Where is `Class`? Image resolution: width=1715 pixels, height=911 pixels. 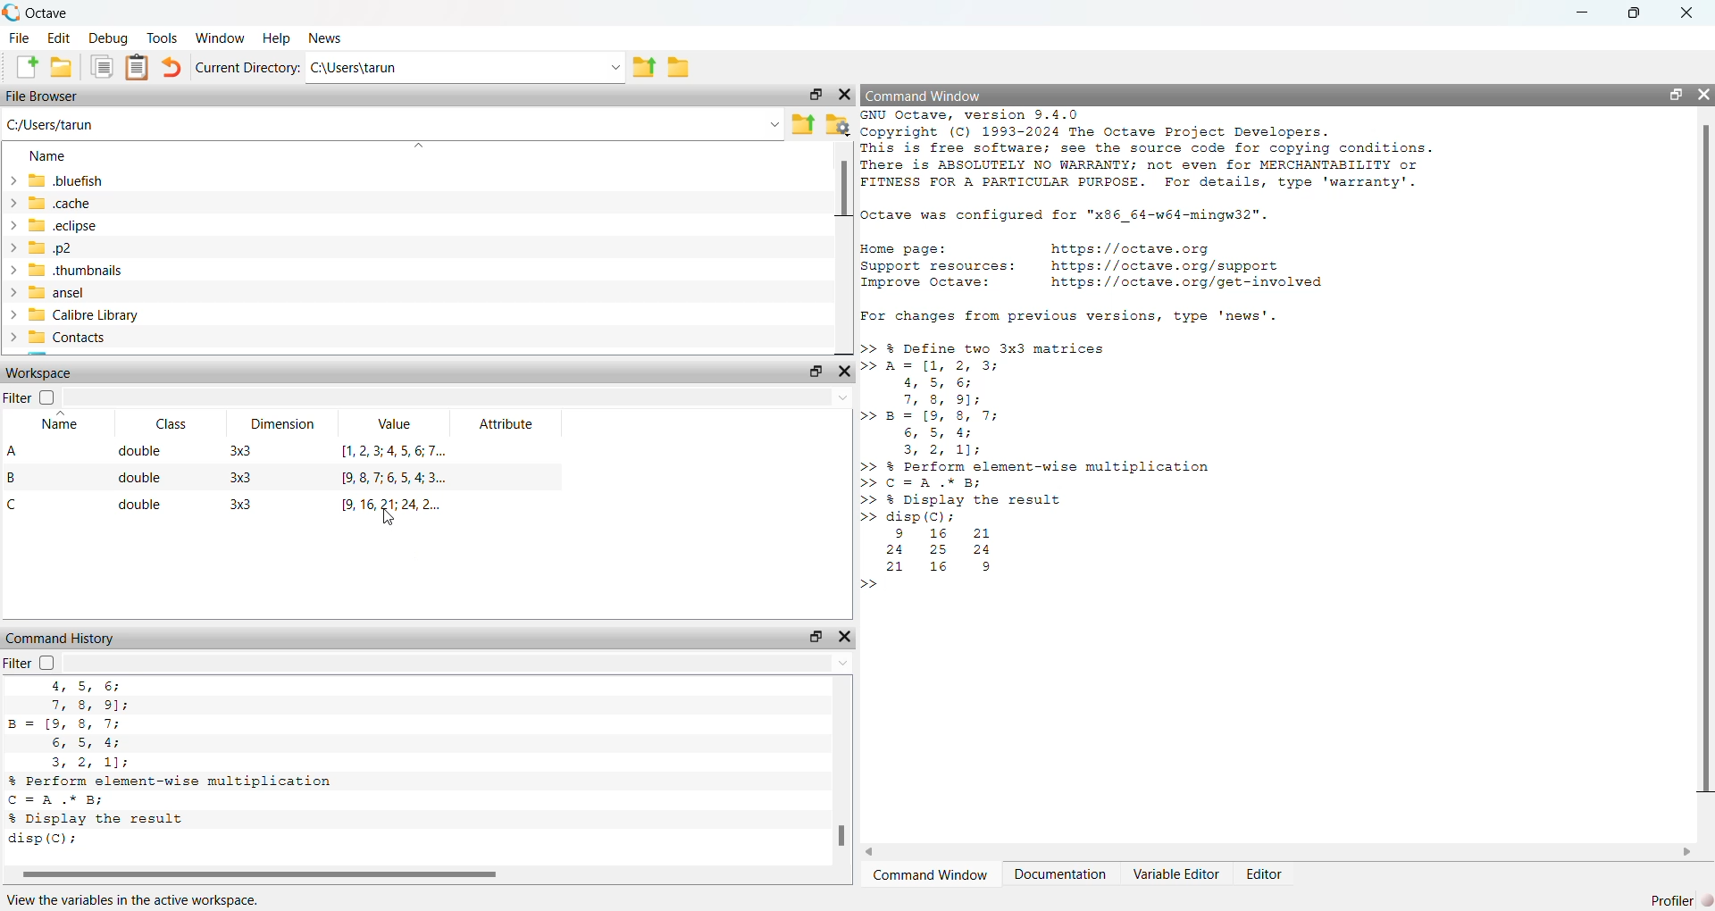
Class is located at coordinates (173, 423).